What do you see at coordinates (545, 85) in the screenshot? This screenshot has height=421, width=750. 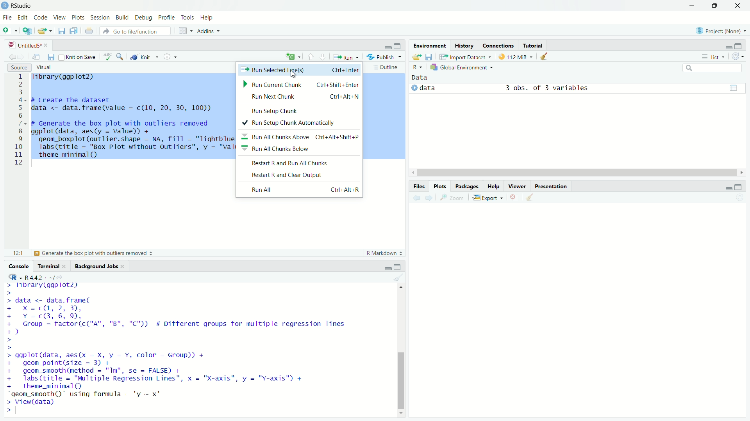 I see `Data
© data 3 obs. of 3 variables` at bounding box center [545, 85].